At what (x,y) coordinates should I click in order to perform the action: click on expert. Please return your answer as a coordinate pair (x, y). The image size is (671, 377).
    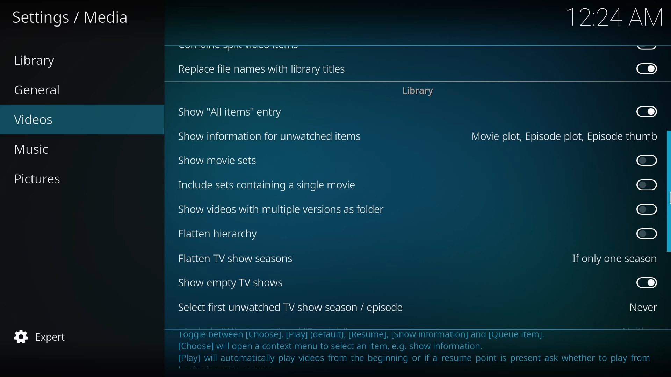
    Looking at the image, I should click on (42, 335).